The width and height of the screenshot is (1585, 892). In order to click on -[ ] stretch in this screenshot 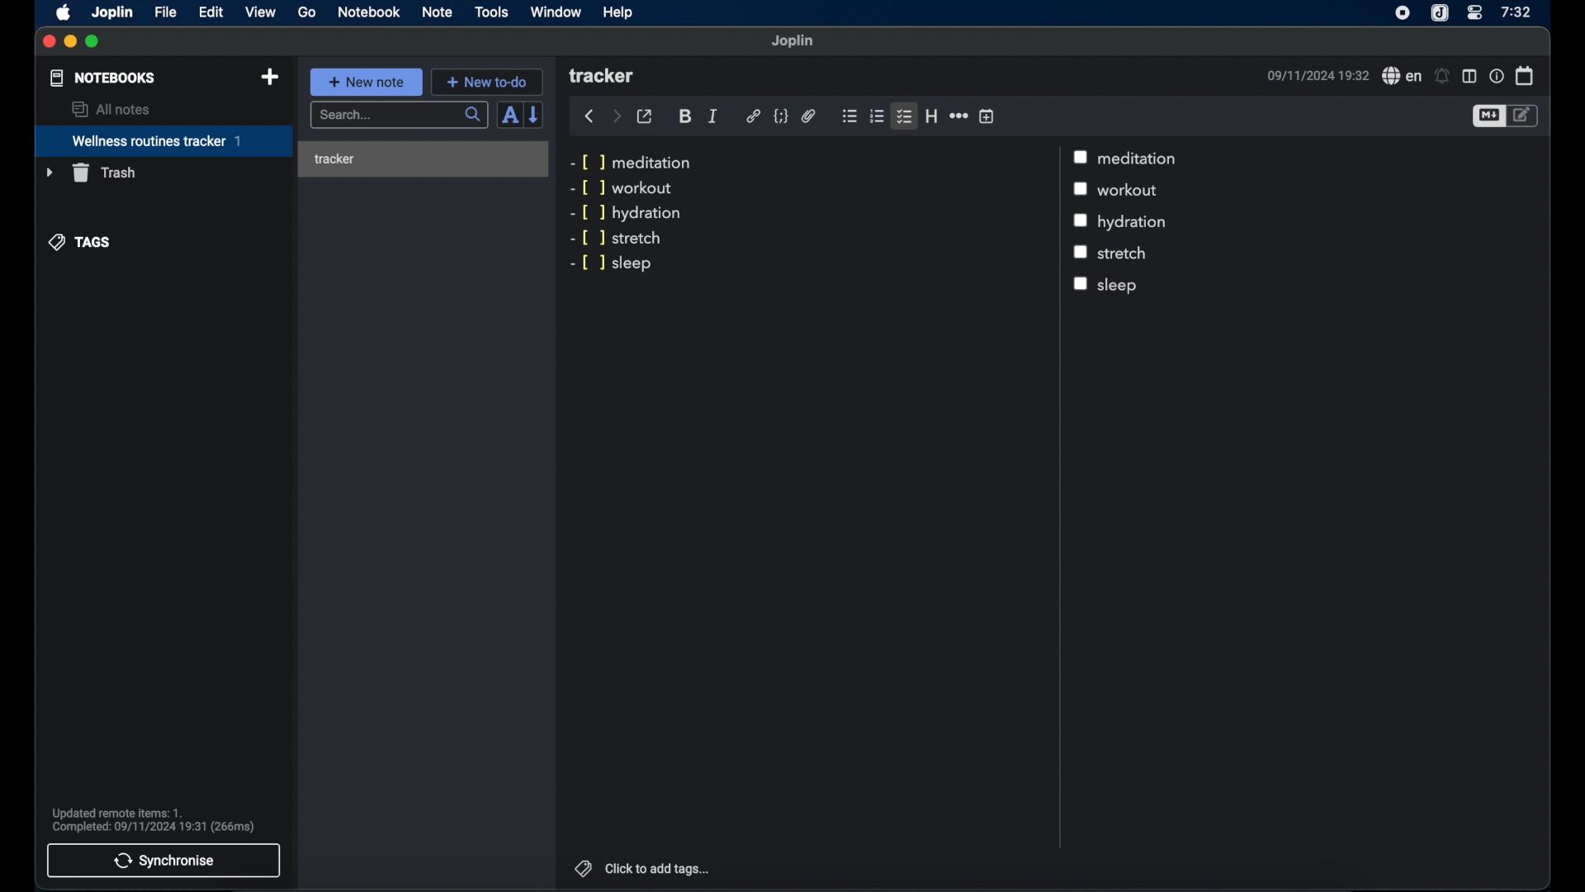, I will do `click(617, 240)`.